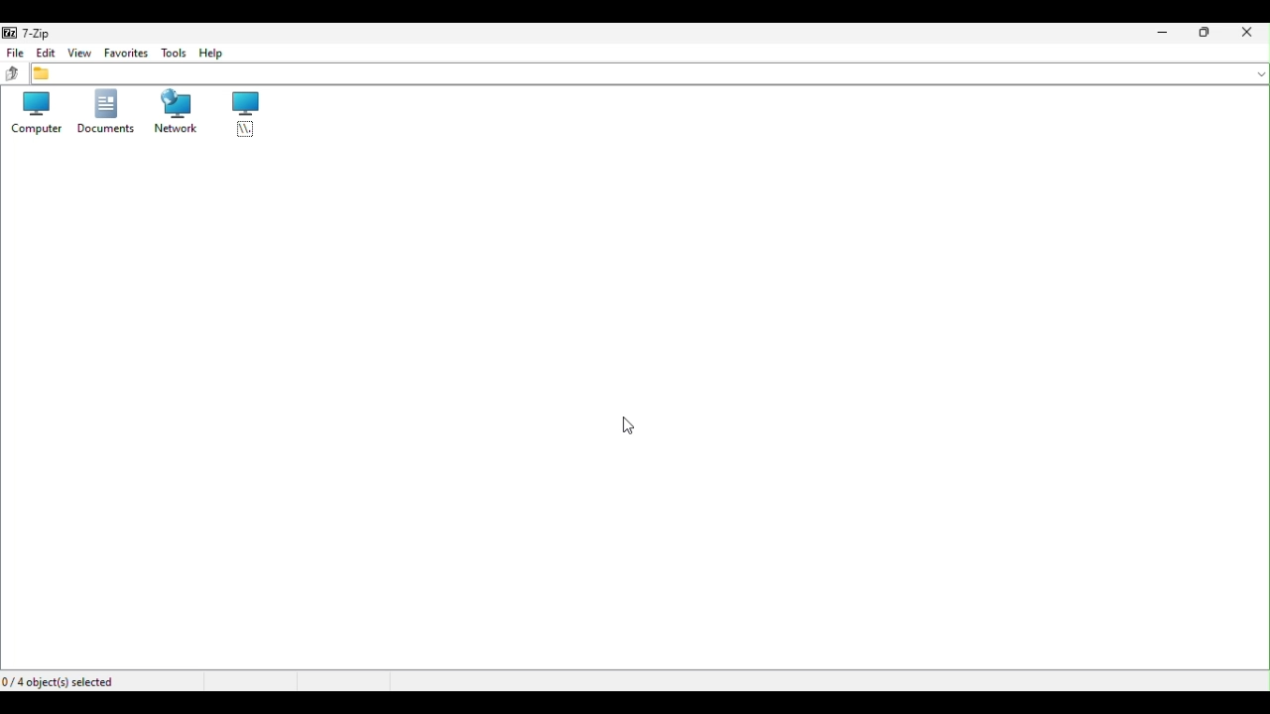 This screenshot has height=714, width=1270. I want to click on network, so click(171, 113).